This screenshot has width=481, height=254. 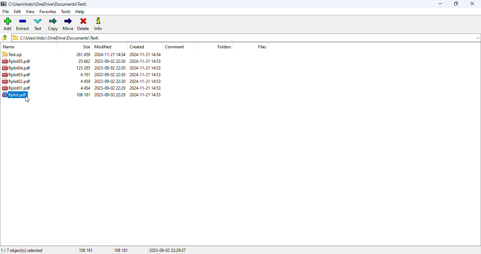 What do you see at coordinates (87, 47) in the screenshot?
I see `size` at bounding box center [87, 47].